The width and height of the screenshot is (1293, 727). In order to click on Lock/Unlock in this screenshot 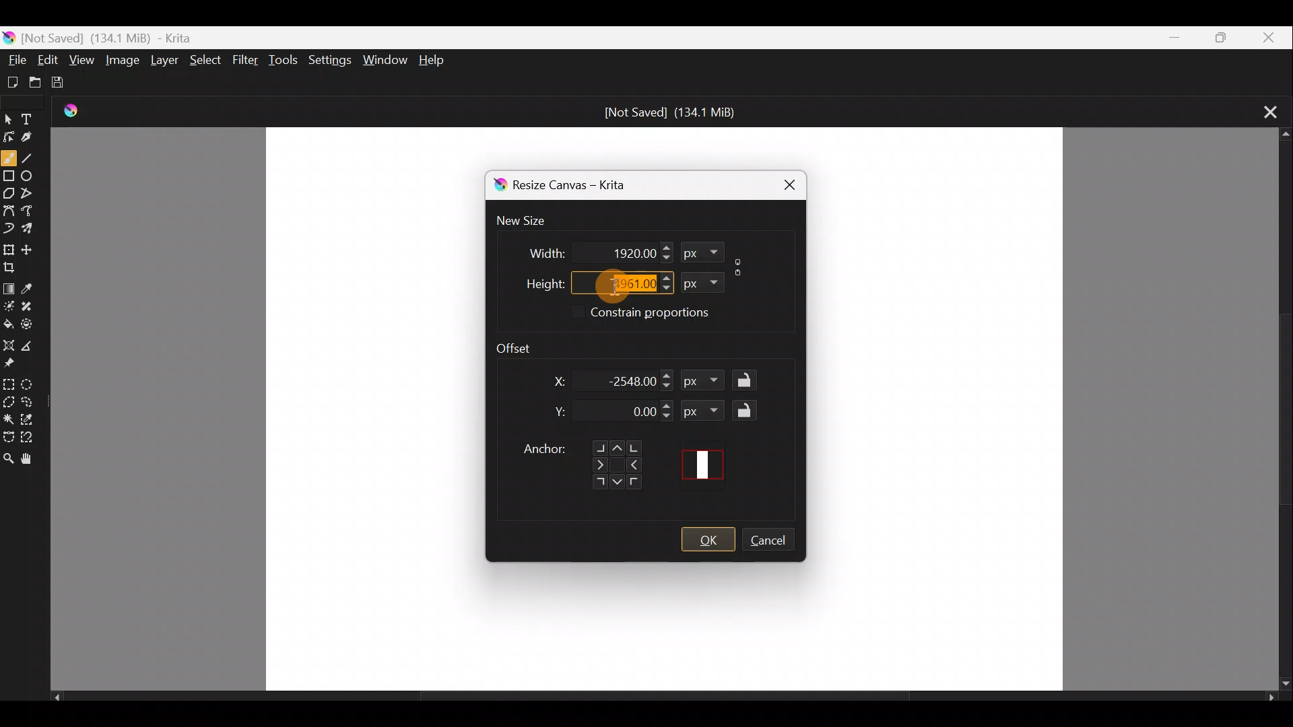, I will do `click(748, 410)`.